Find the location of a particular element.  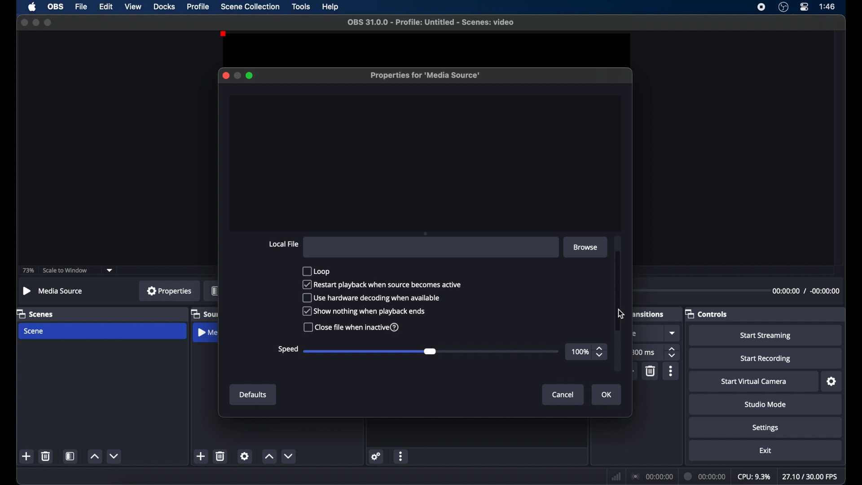

delete is located at coordinates (220, 456).